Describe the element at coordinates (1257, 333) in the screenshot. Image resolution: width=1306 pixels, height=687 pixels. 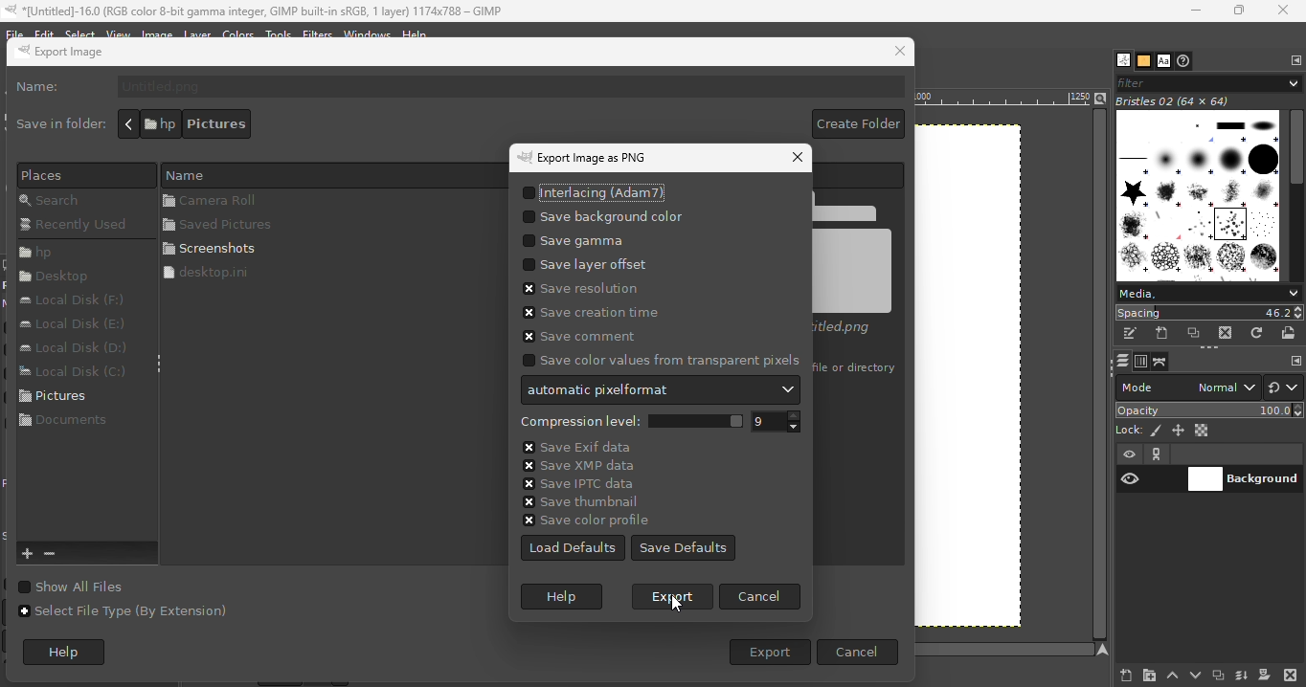
I see `Refresh brushes` at that location.